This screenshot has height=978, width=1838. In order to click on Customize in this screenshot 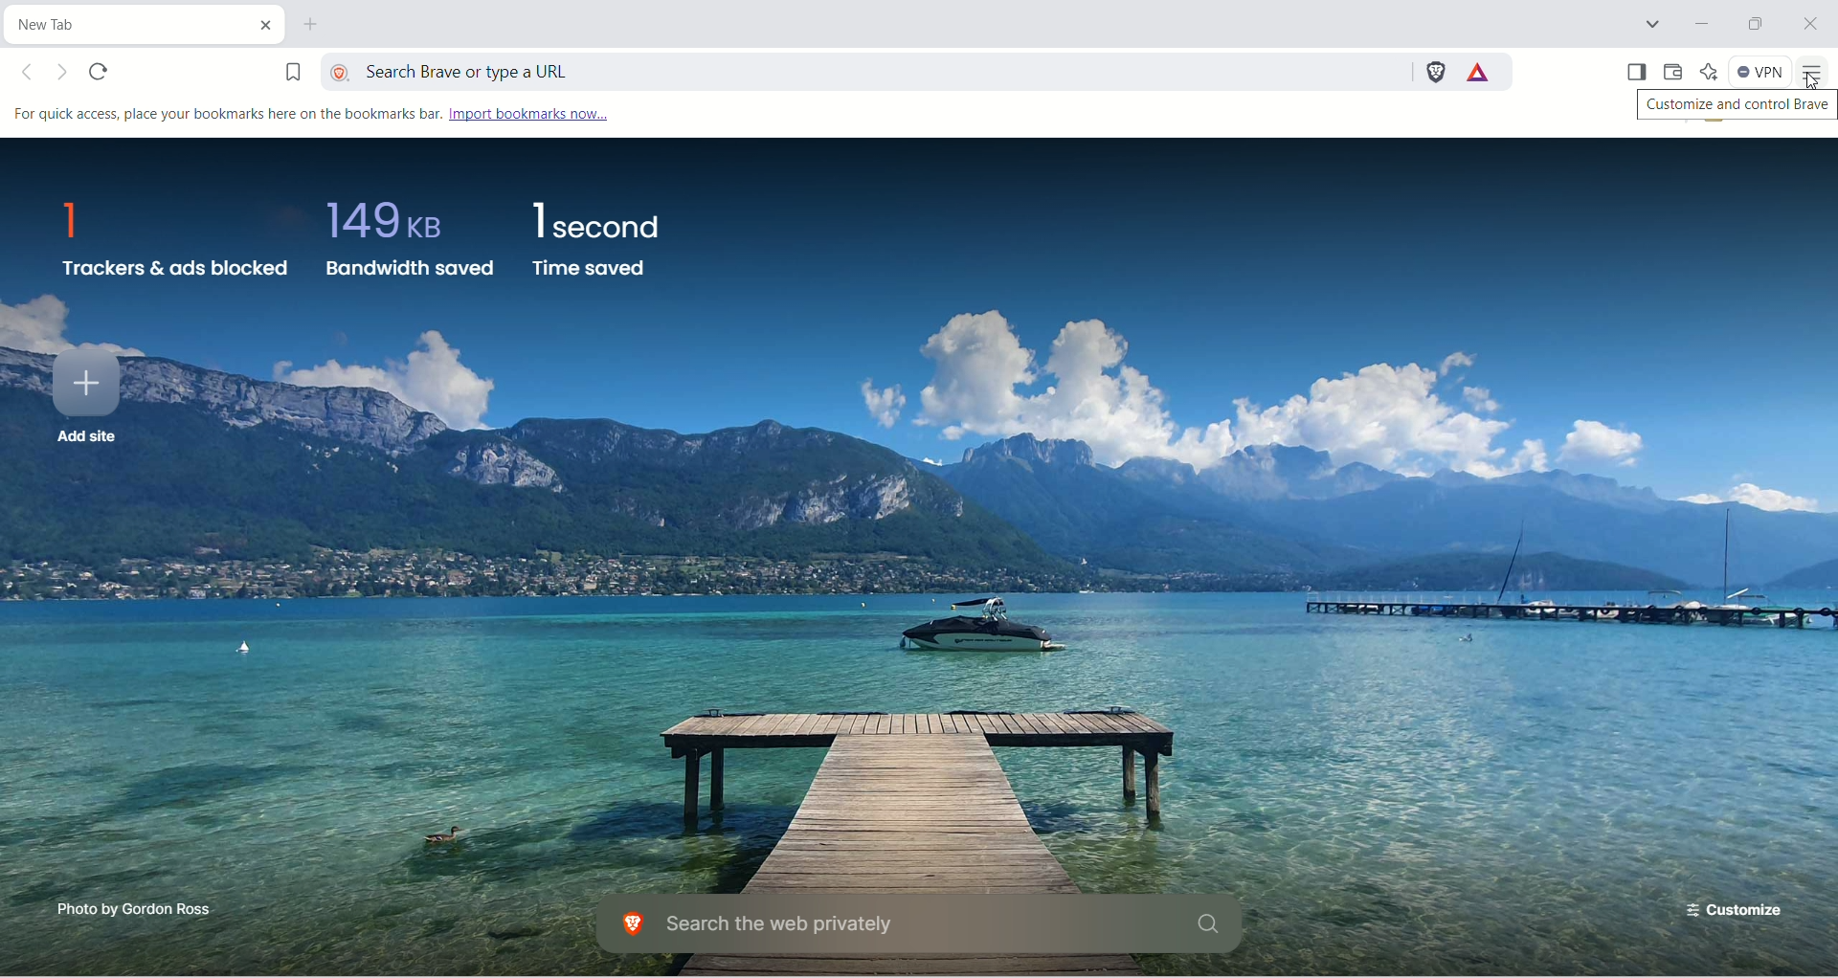, I will do `click(1737, 904)`.